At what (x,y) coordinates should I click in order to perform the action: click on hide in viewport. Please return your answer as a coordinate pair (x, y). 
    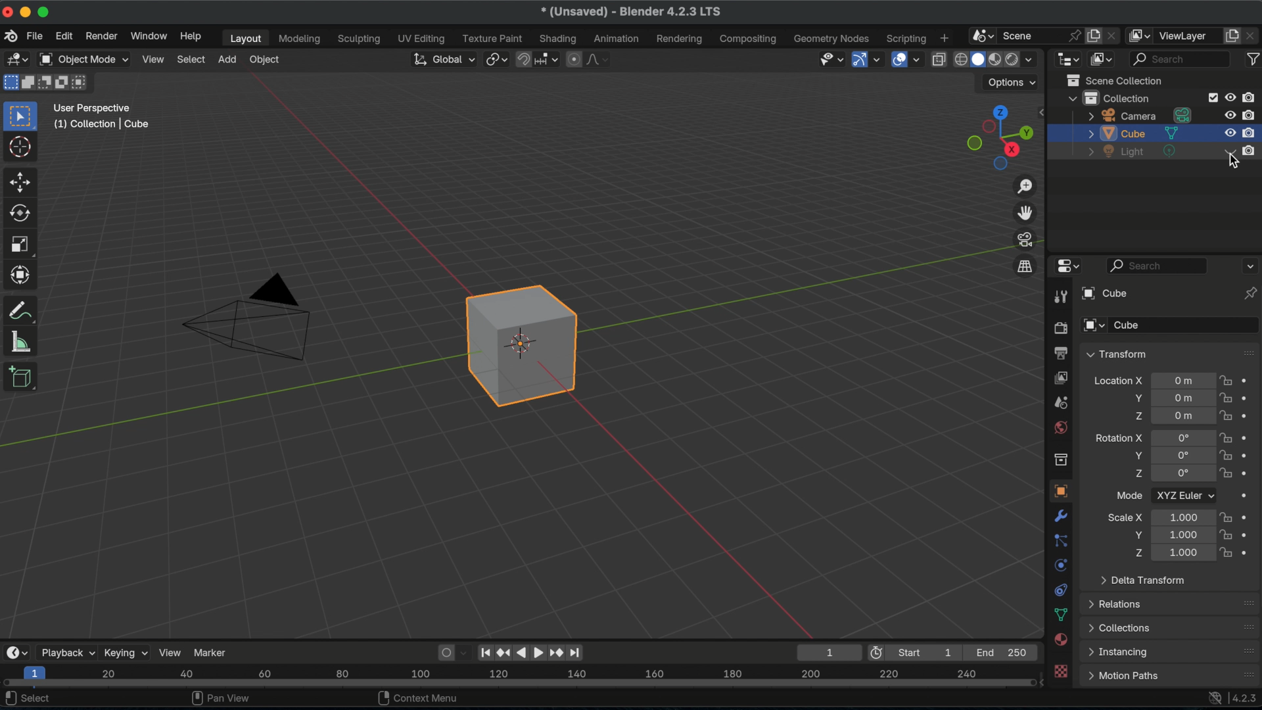
    Looking at the image, I should click on (1228, 151).